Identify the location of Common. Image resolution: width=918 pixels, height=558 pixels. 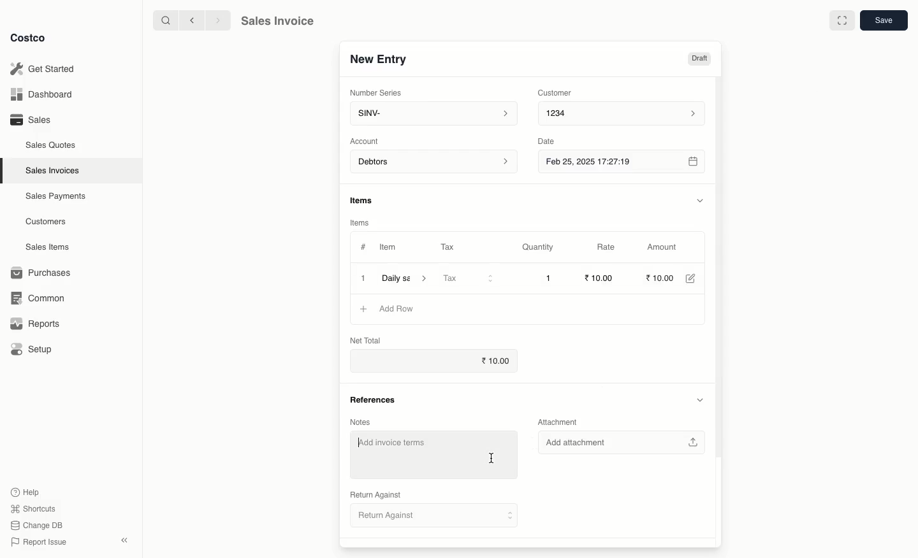
(40, 299).